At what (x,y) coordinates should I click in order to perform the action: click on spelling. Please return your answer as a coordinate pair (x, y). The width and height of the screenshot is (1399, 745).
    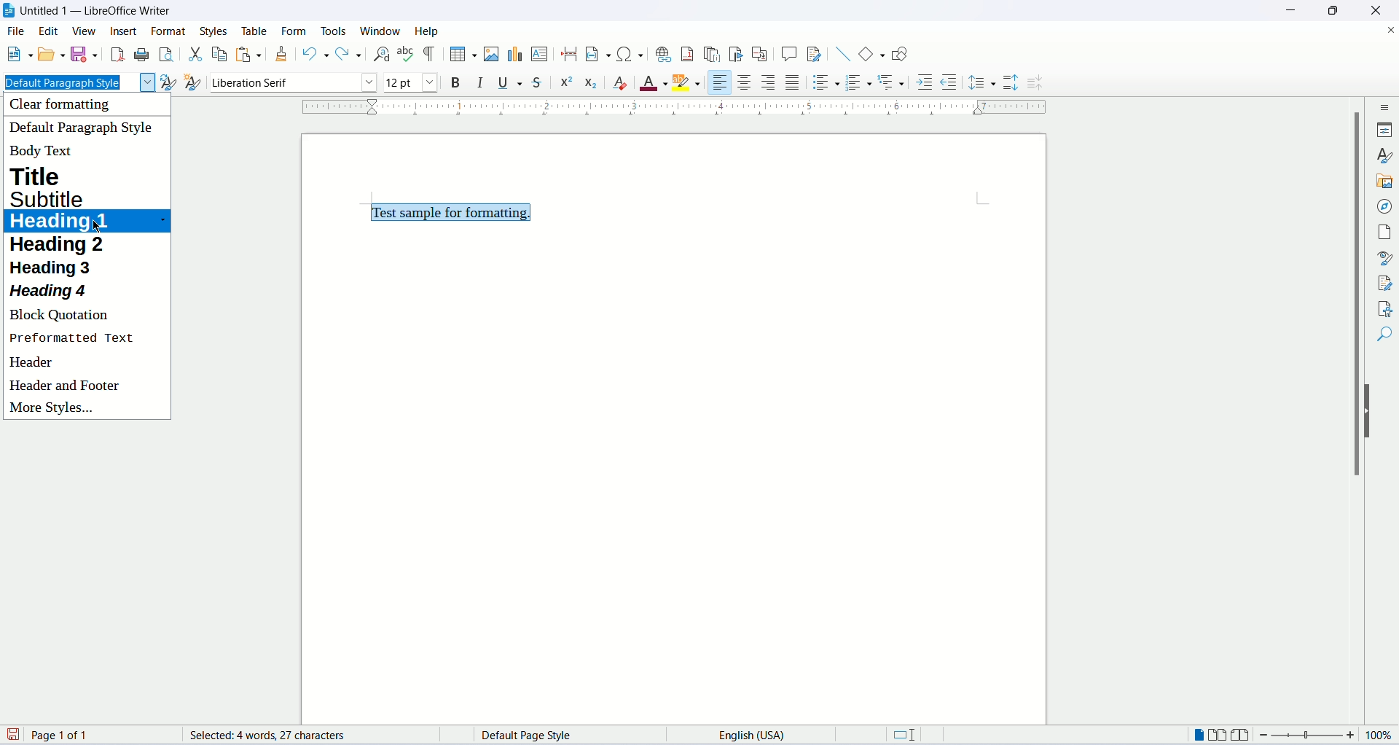
    Looking at the image, I should click on (406, 55).